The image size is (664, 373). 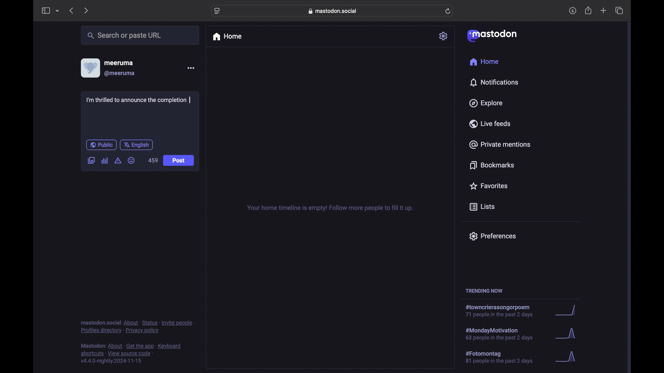 What do you see at coordinates (191, 68) in the screenshot?
I see `more options` at bounding box center [191, 68].